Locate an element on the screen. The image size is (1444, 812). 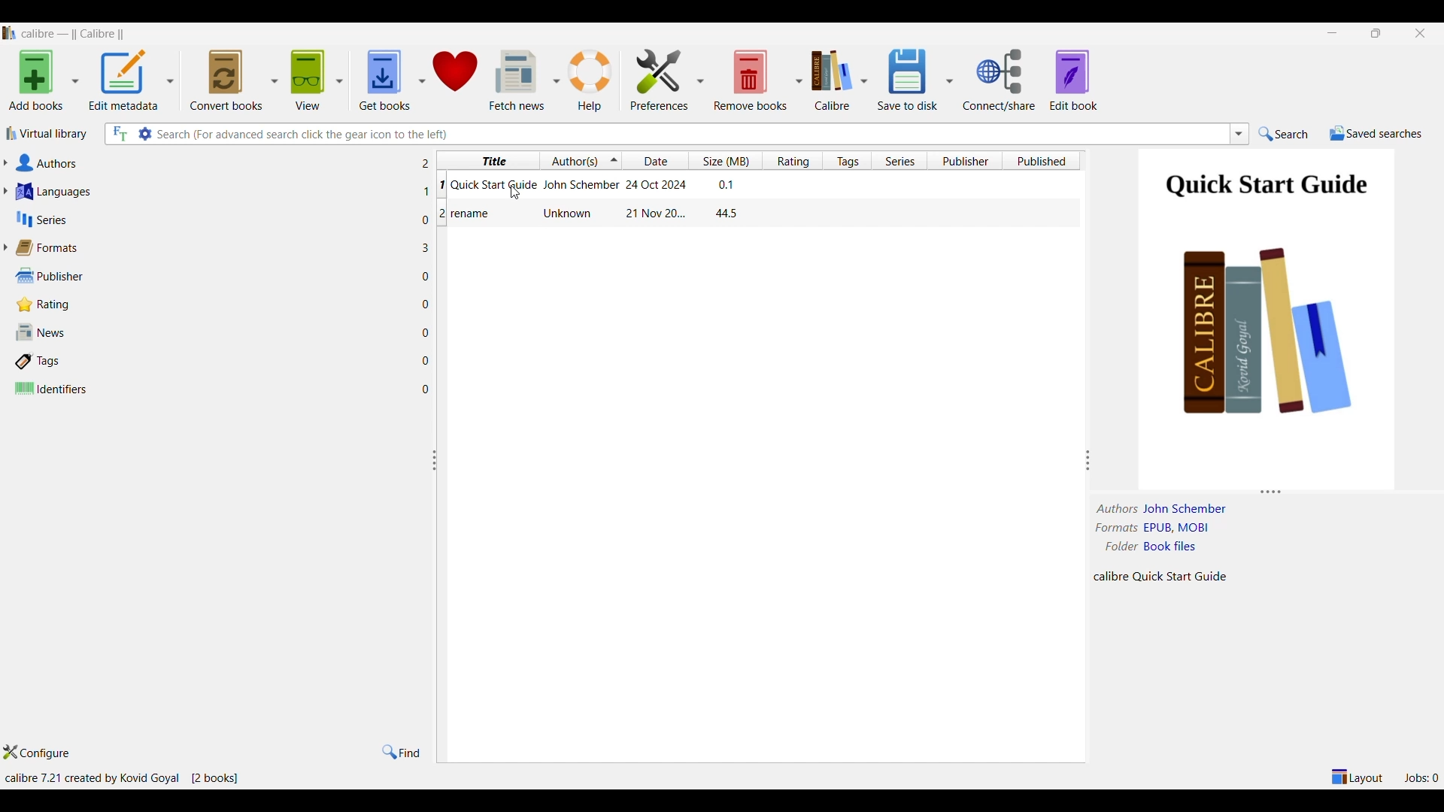
Size column is located at coordinates (727, 160).